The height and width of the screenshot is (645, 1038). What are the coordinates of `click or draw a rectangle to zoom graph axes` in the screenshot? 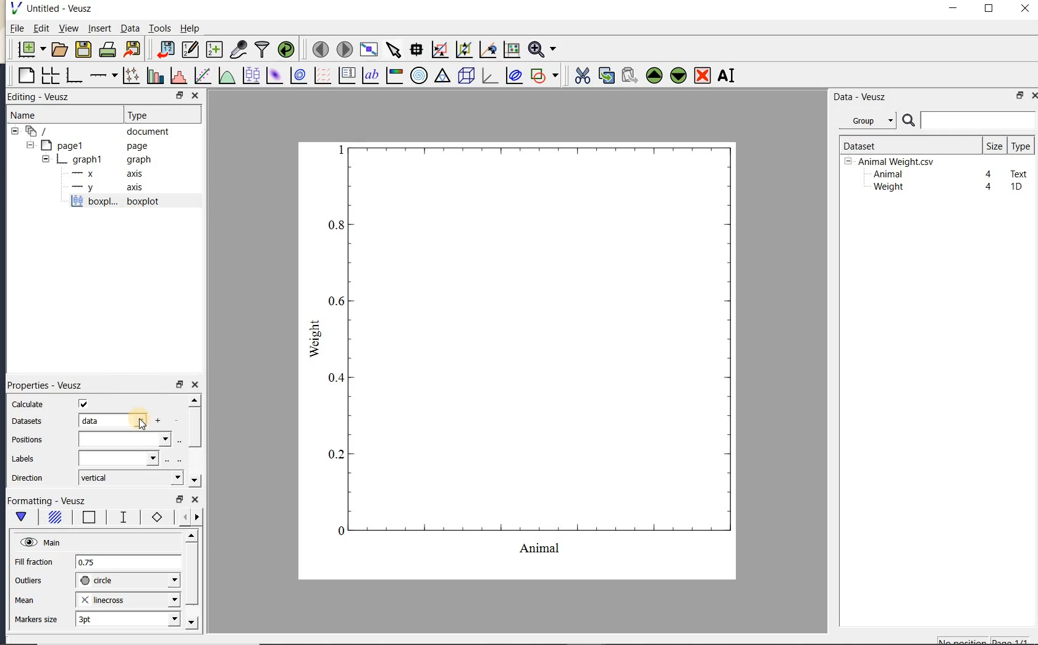 It's located at (439, 50).